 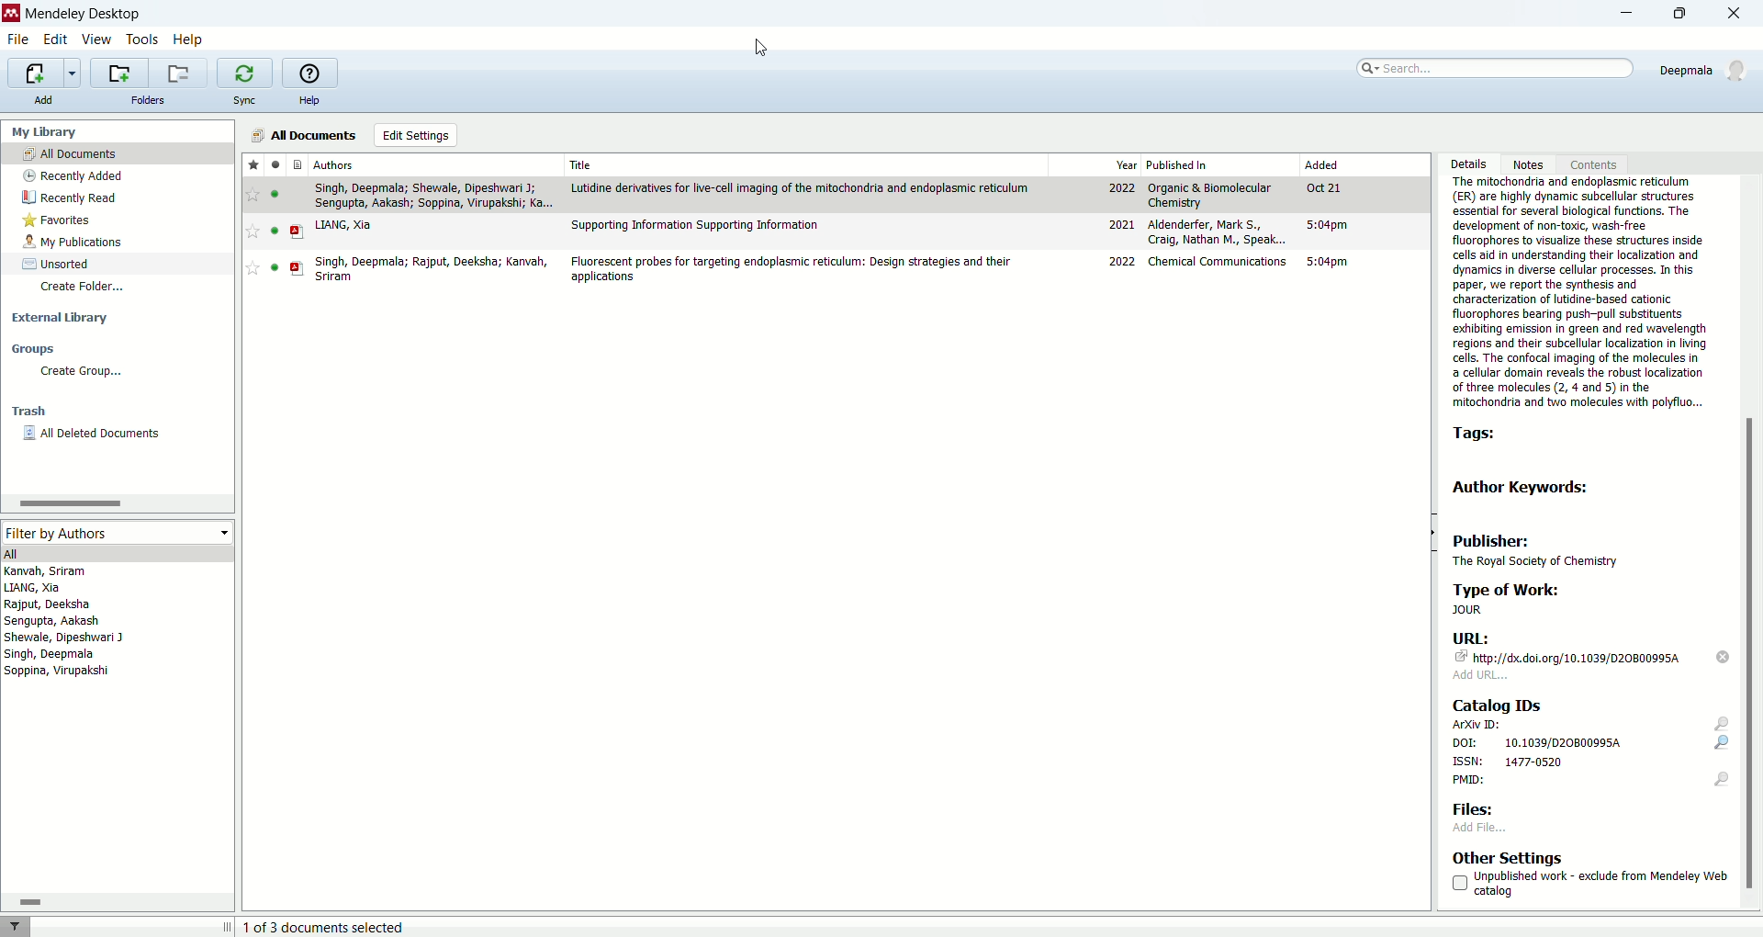 What do you see at coordinates (1492, 68) in the screenshot?
I see `search` at bounding box center [1492, 68].